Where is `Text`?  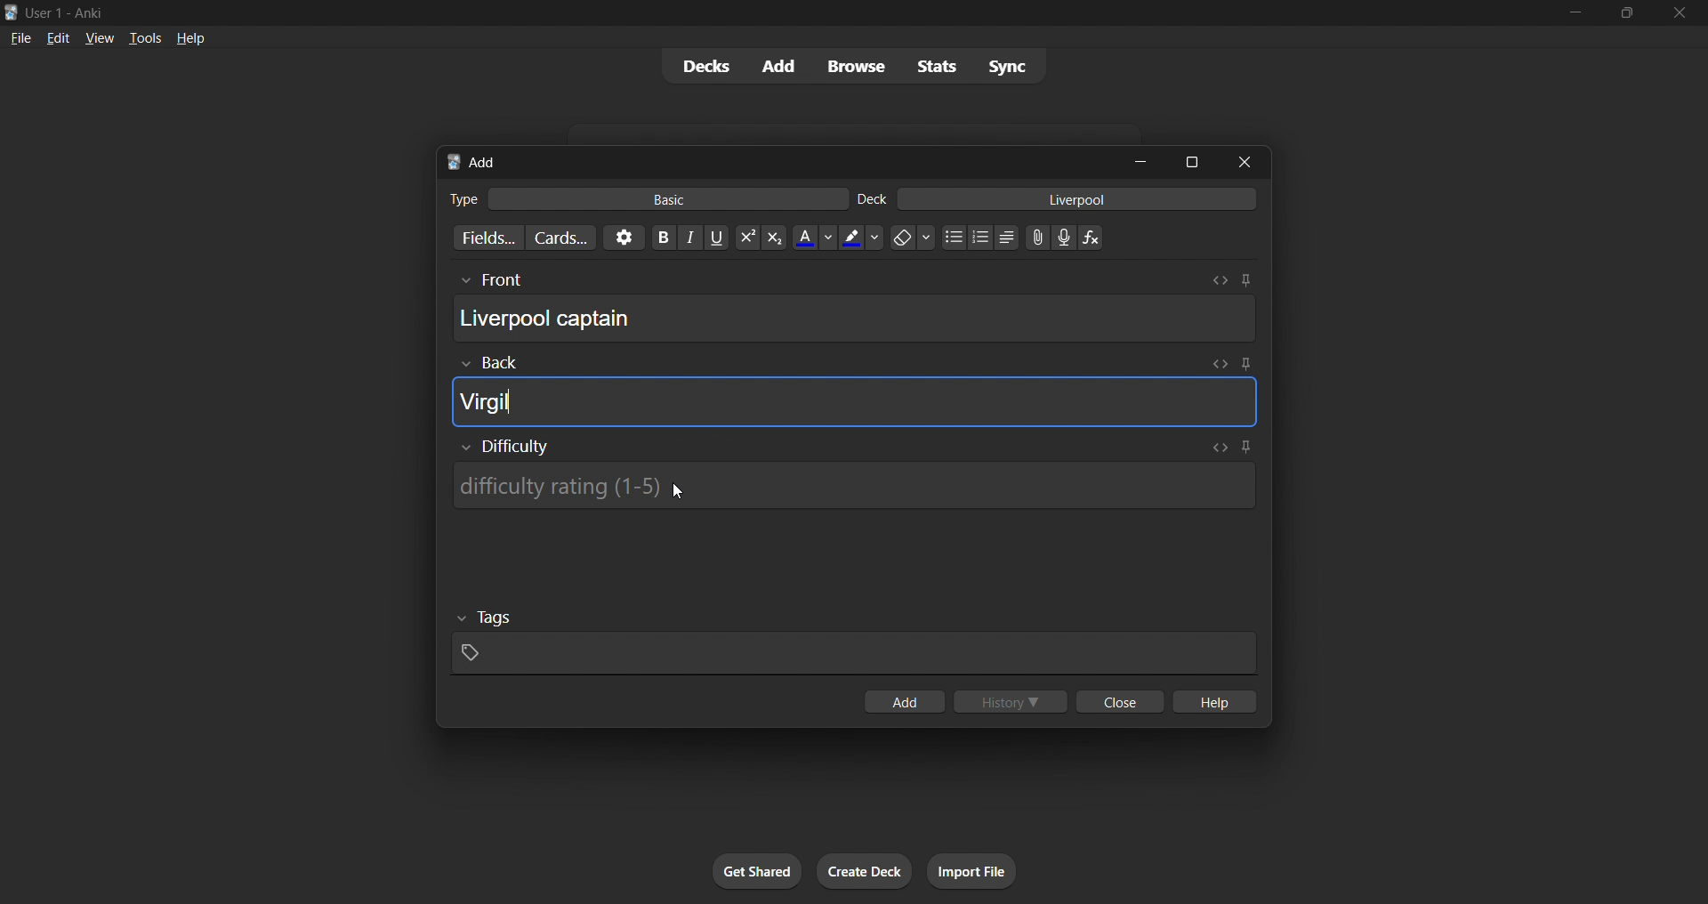
Text is located at coordinates (68, 14).